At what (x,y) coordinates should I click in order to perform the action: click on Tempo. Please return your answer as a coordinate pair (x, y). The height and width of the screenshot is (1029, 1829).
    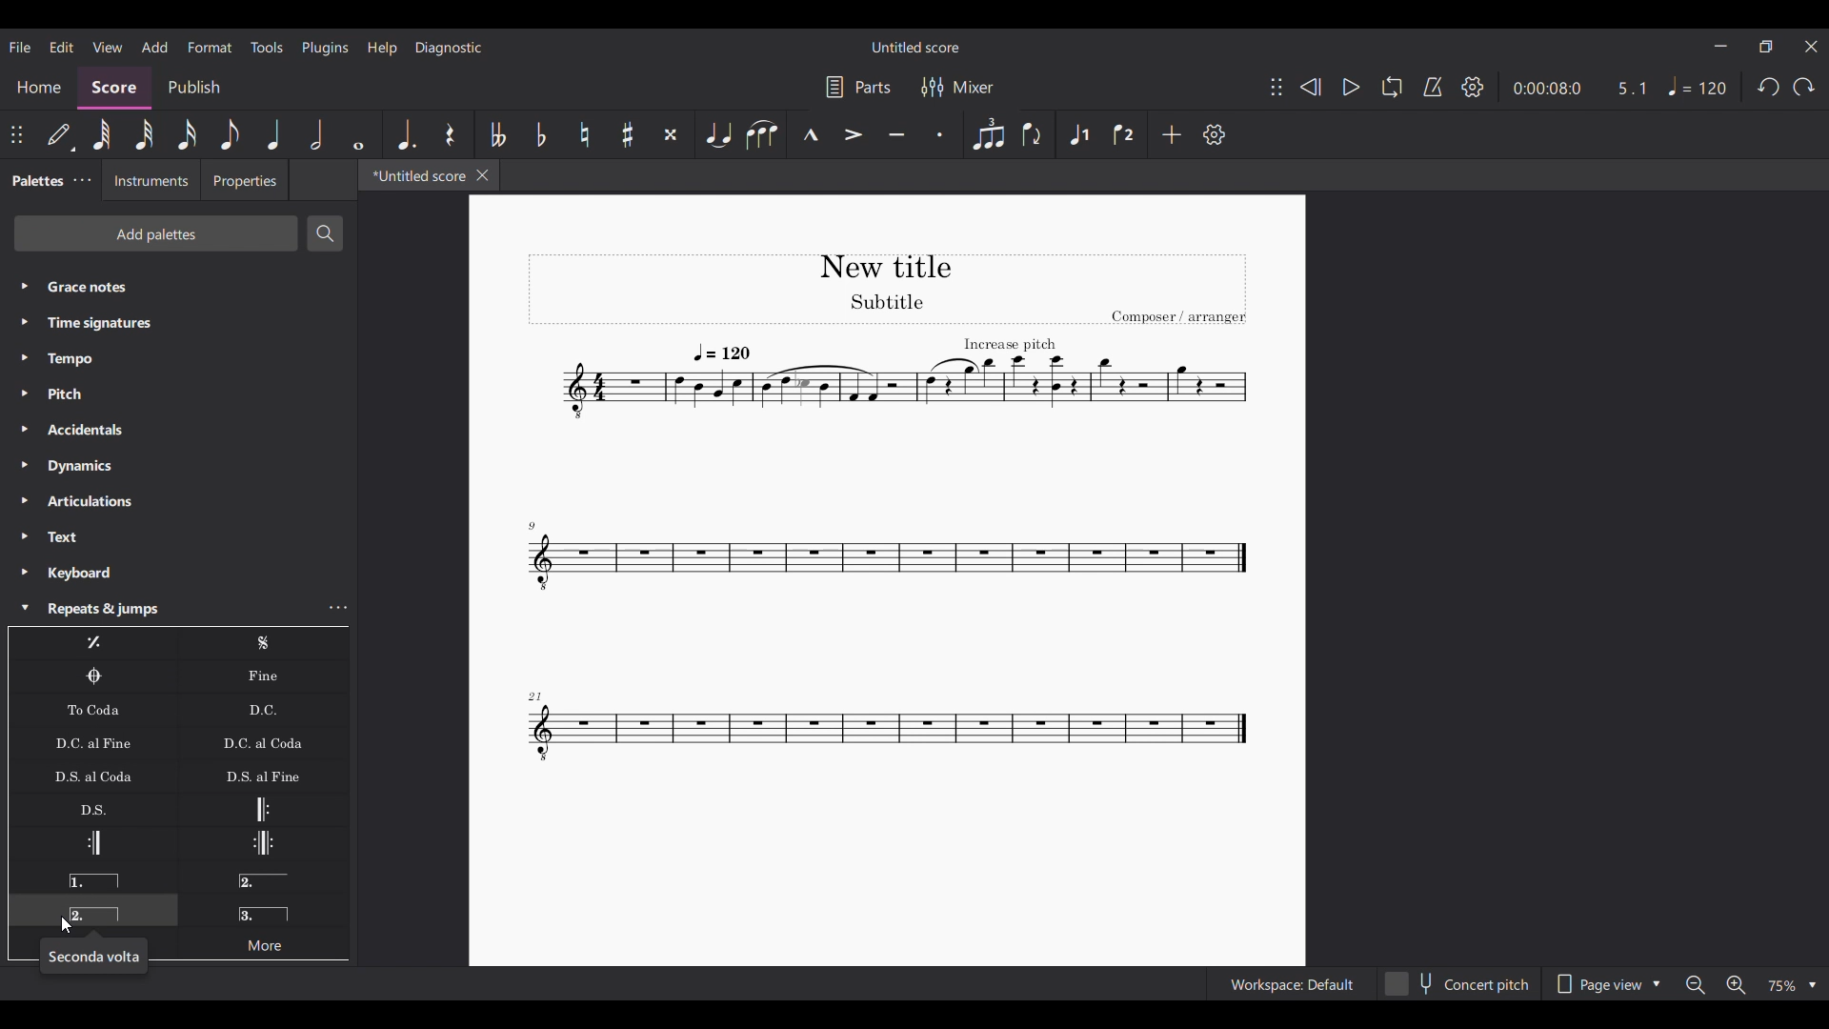
    Looking at the image, I should click on (178, 359).